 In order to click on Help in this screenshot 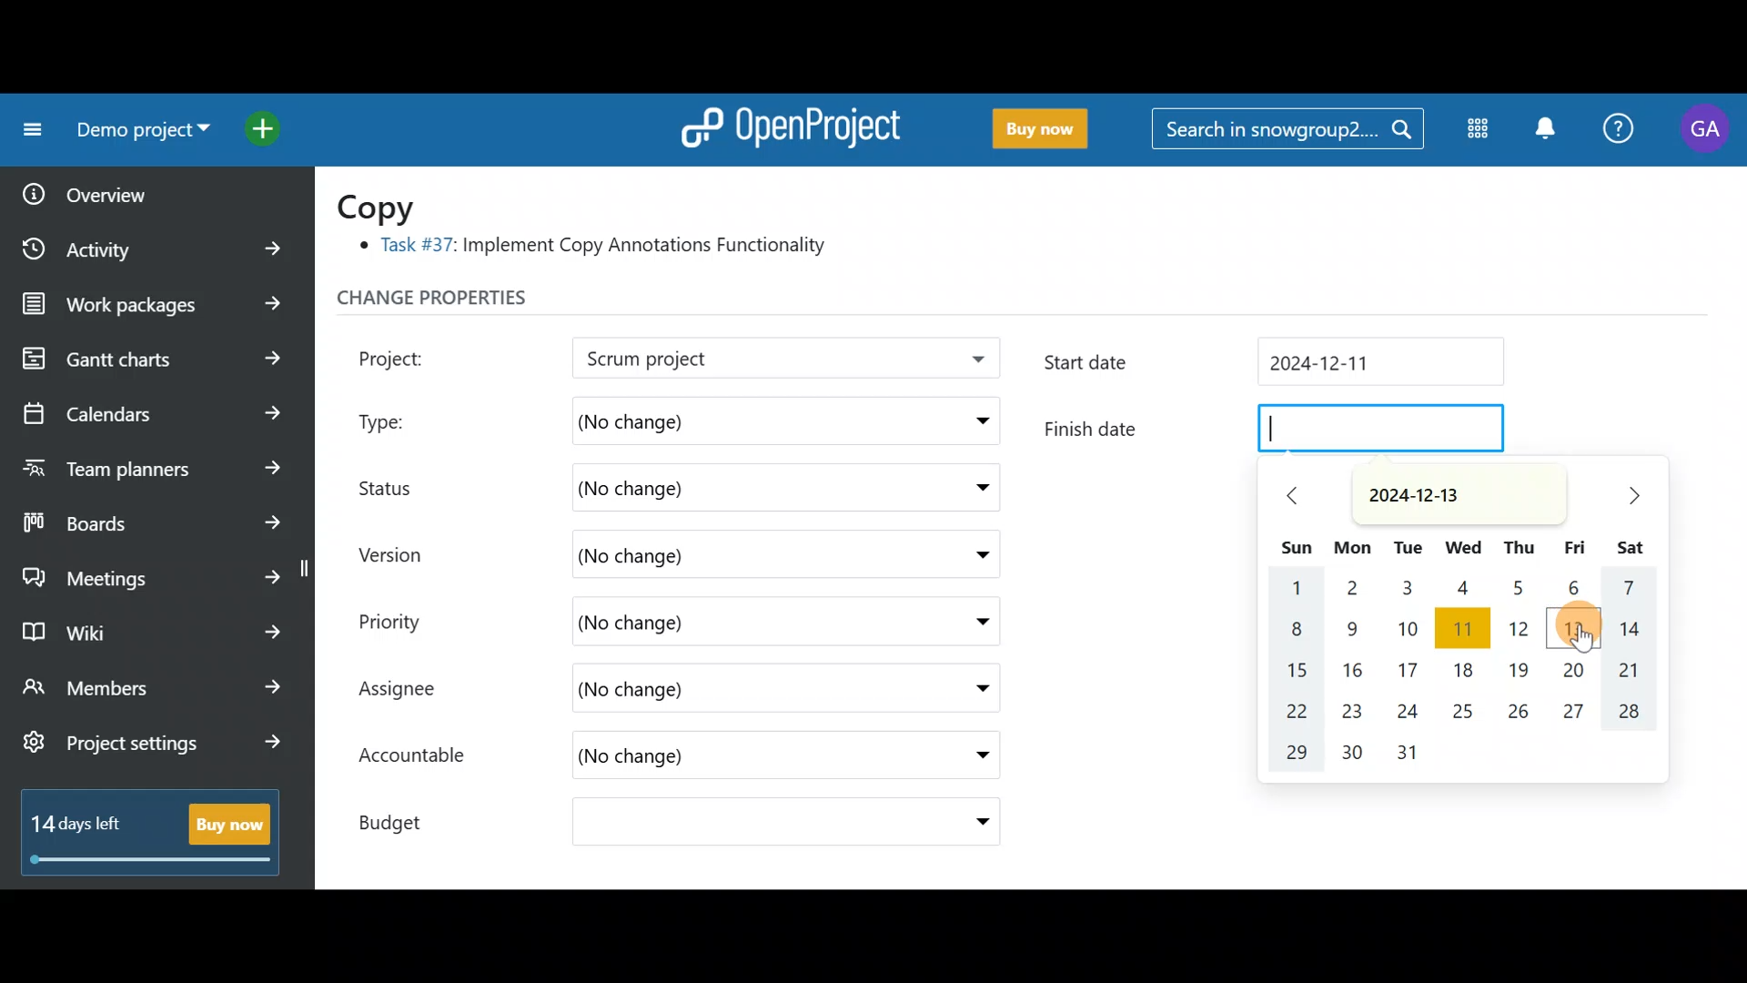, I will do `click(1620, 131)`.